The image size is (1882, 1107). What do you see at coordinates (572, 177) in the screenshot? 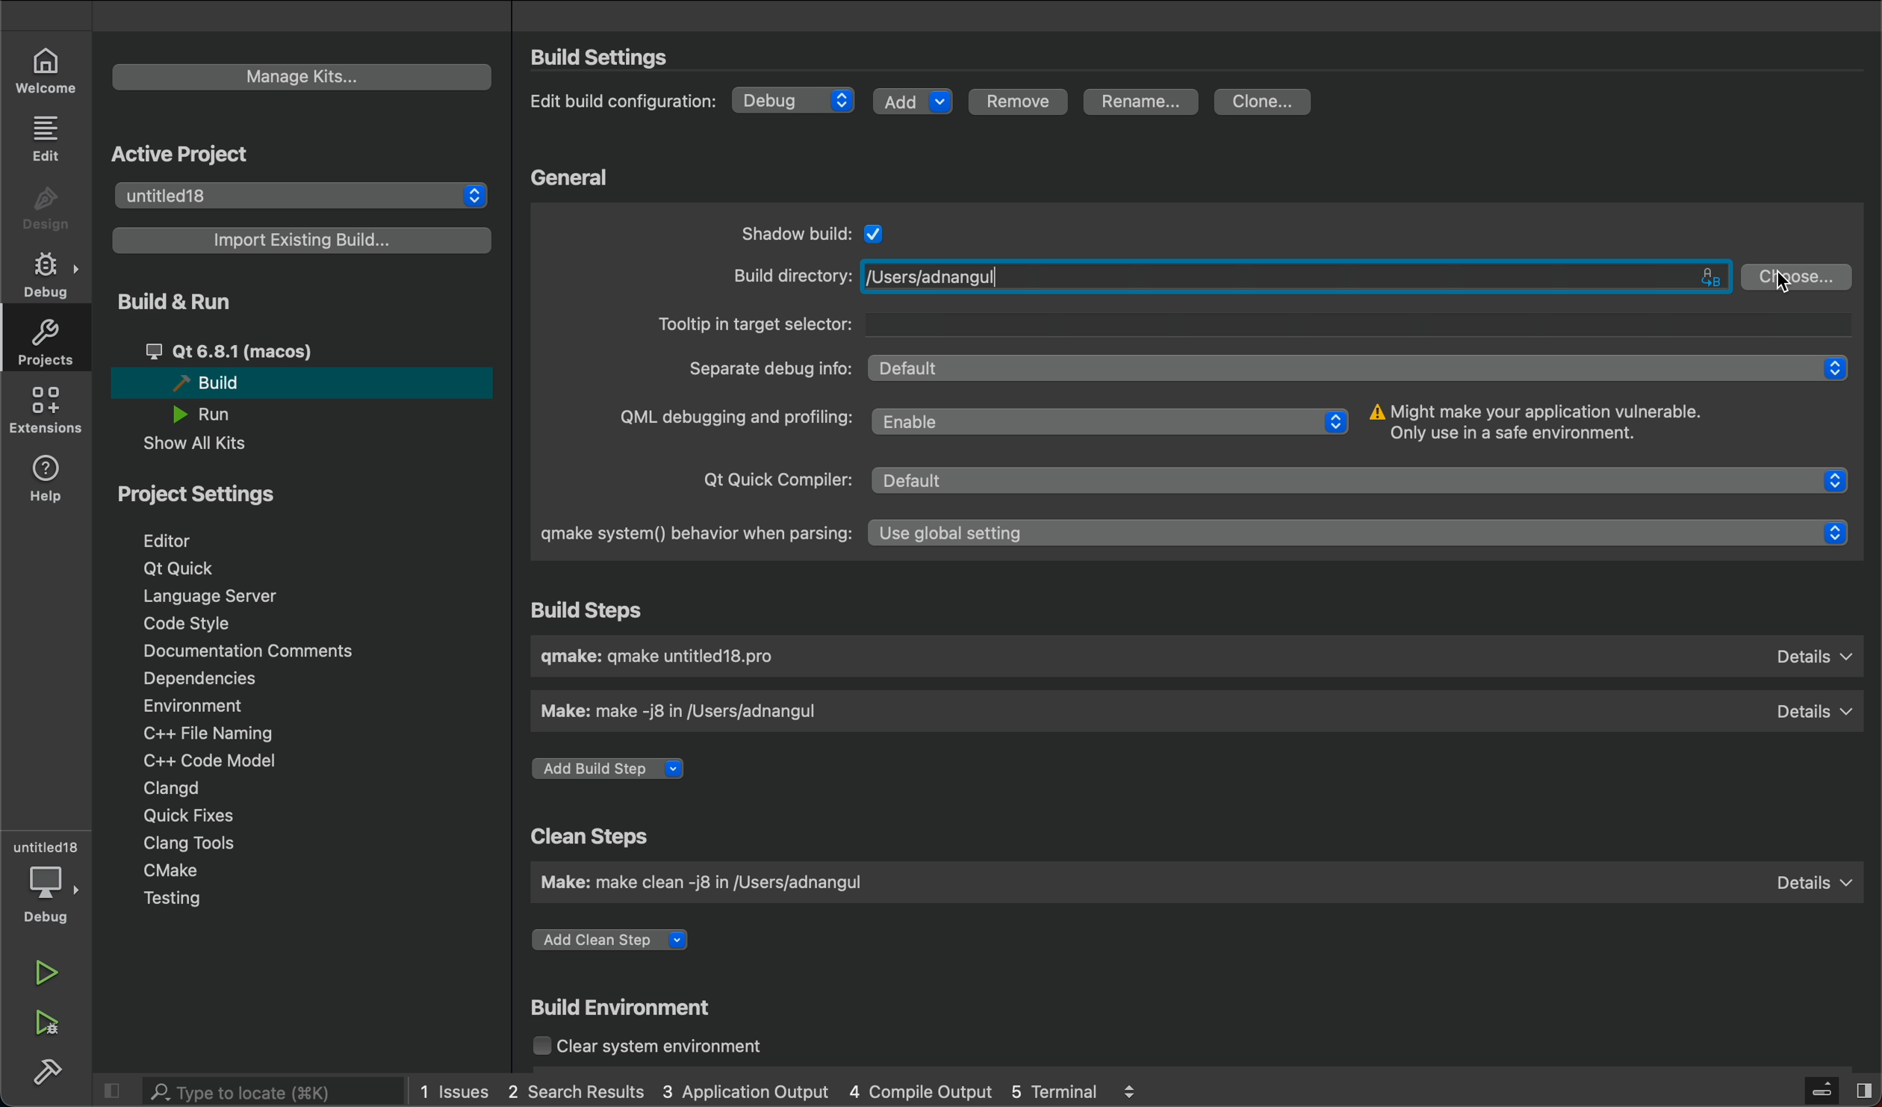
I see `general` at bounding box center [572, 177].